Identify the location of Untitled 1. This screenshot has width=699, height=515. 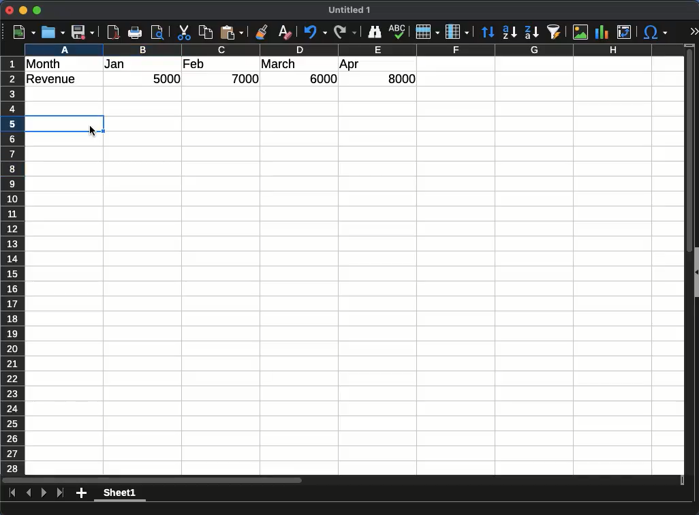
(349, 10).